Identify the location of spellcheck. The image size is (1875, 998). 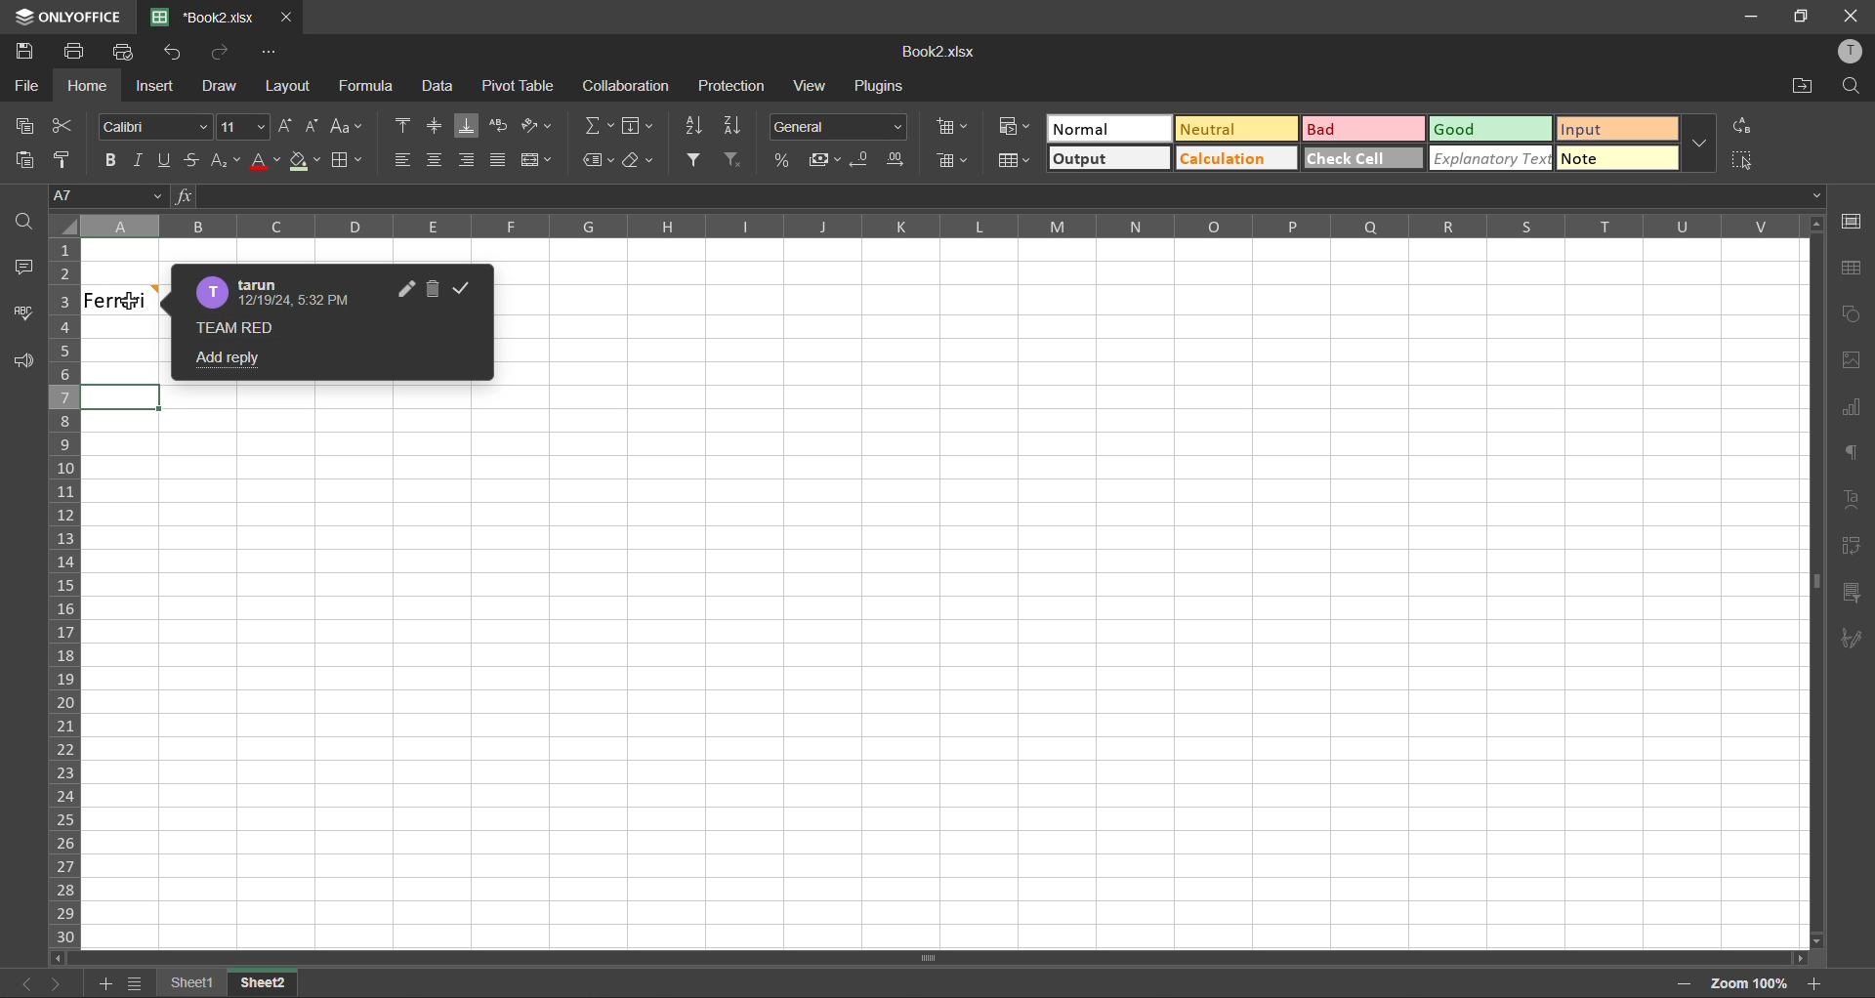
(23, 313).